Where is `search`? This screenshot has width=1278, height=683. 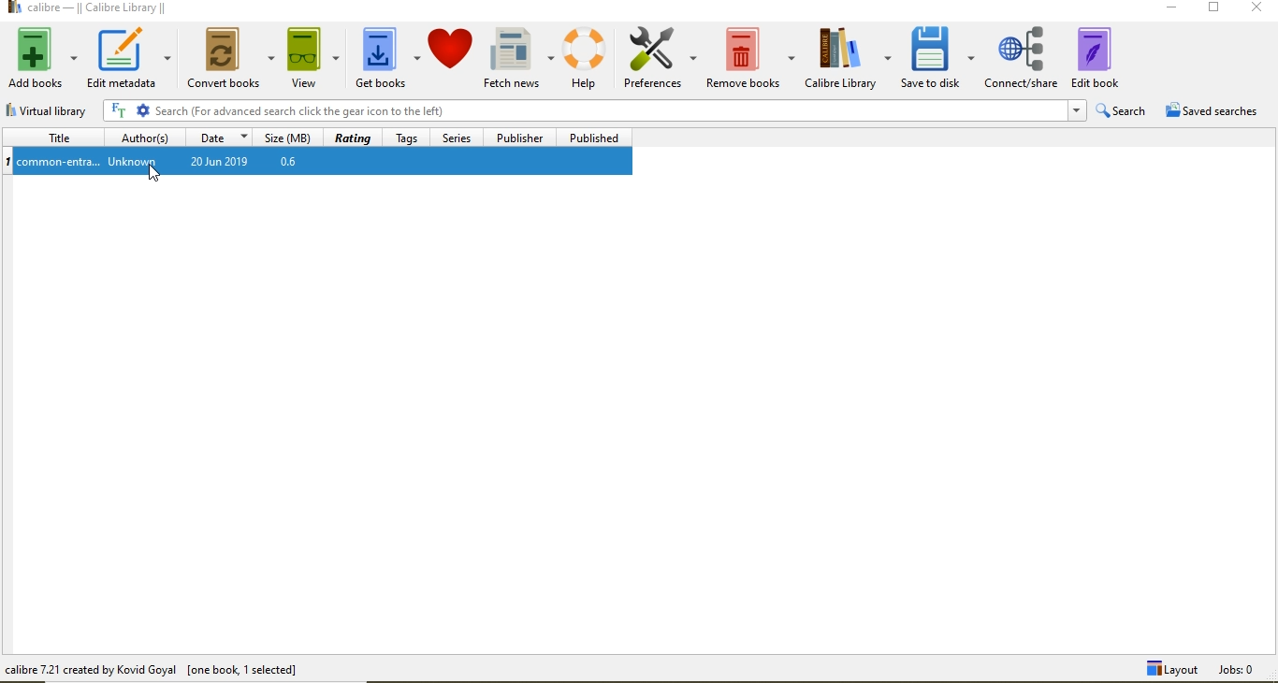
search is located at coordinates (1120, 111).